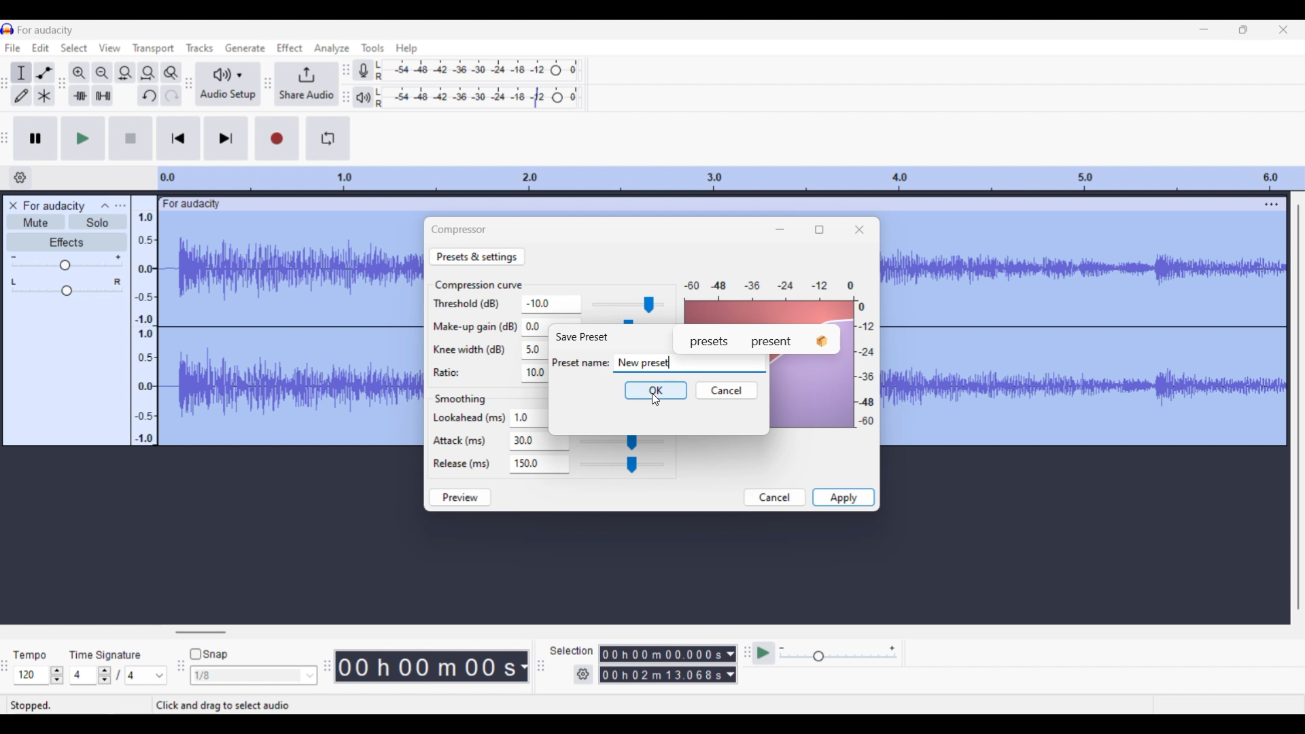 The height and width of the screenshot is (734, 1305). Describe the element at coordinates (36, 139) in the screenshot. I see `Pause` at that location.